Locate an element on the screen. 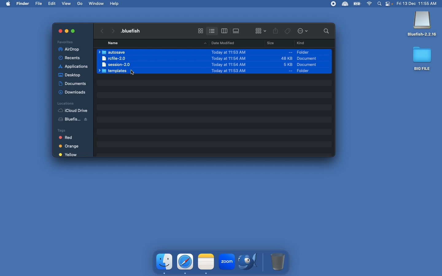  Locations is located at coordinates (65, 103).